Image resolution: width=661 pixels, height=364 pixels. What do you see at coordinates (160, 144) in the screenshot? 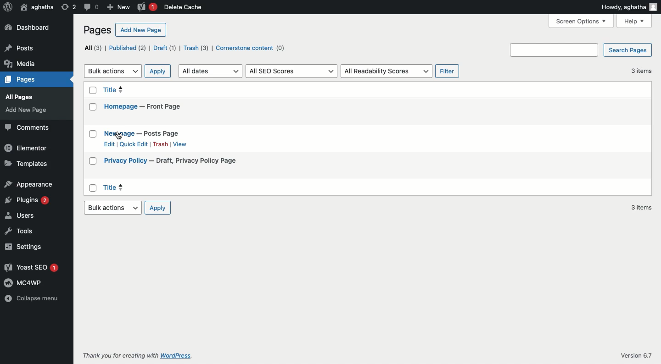
I see `Trash` at bounding box center [160, 144].